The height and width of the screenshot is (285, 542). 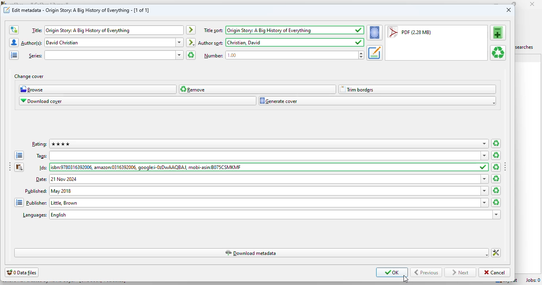 I want to click on next, so click(x=460, y=273).